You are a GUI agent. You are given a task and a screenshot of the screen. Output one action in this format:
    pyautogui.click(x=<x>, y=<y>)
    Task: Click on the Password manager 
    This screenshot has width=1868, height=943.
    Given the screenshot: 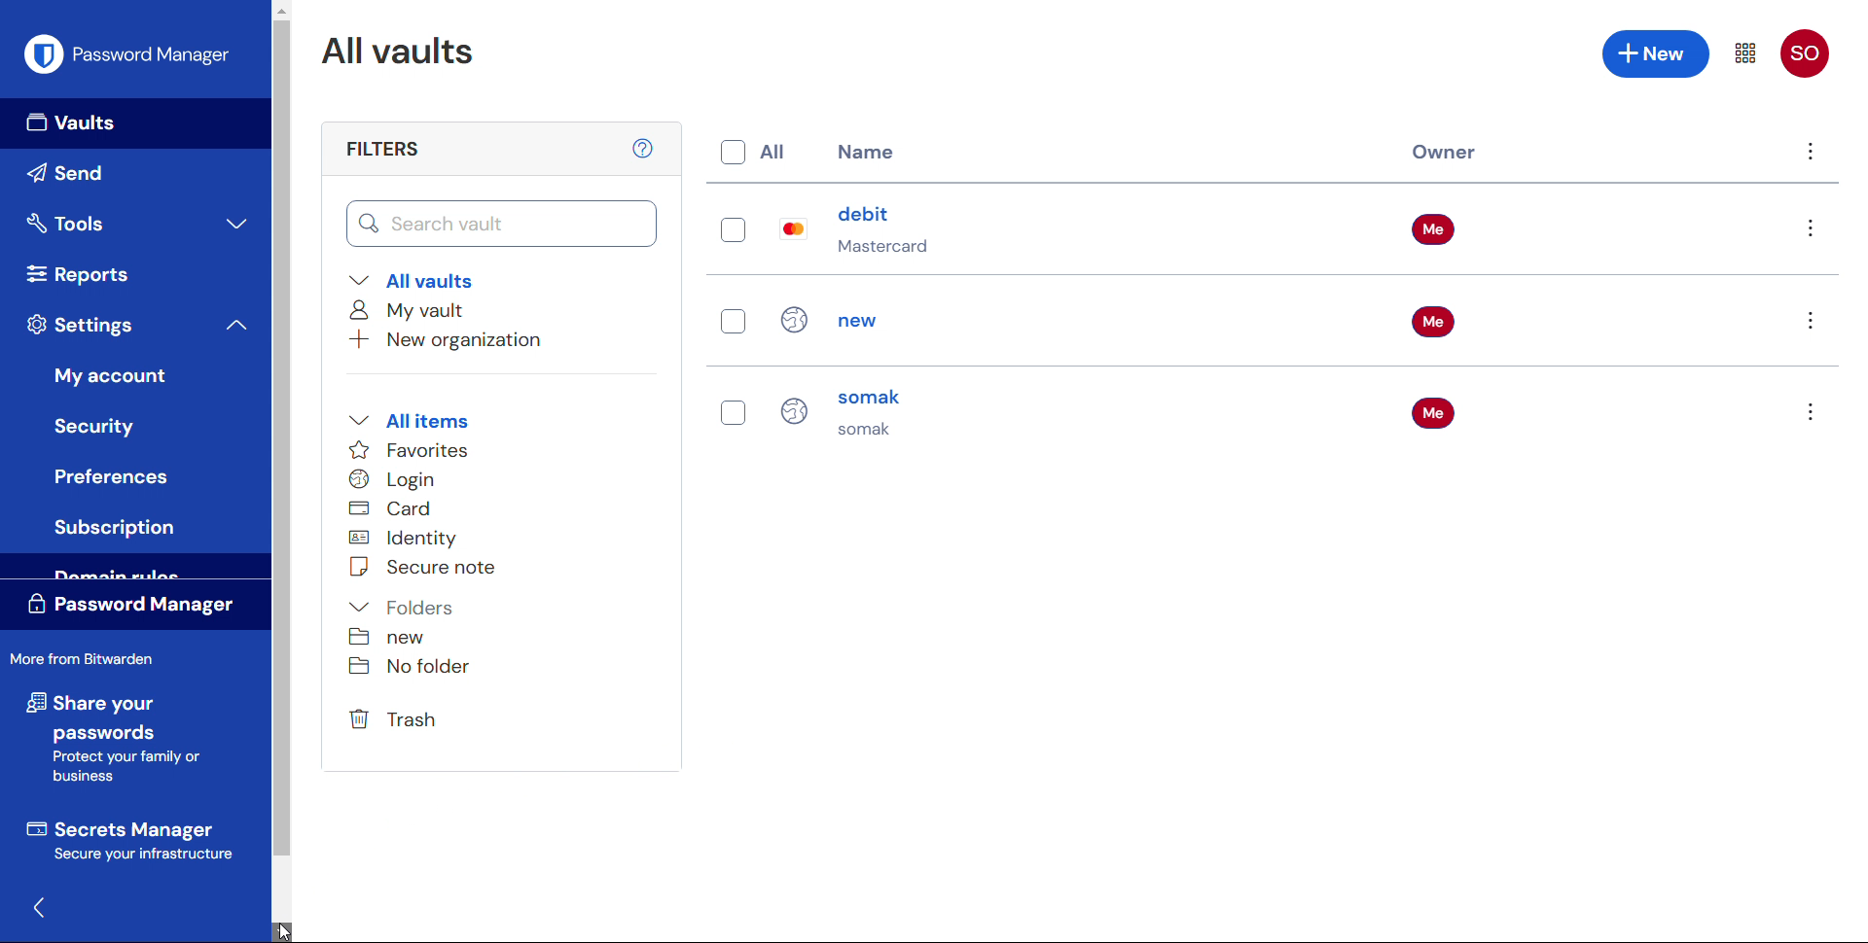 What is the action you would take?
    pyautogui.click(x=136, y=606)
    